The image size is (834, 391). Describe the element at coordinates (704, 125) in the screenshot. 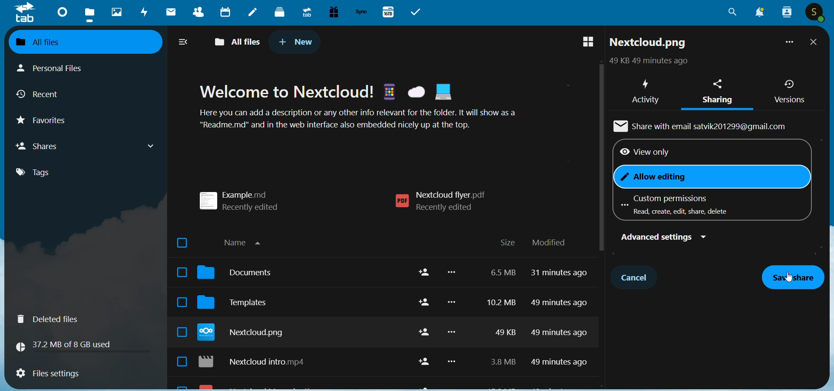

I see `search with given email` at that location.